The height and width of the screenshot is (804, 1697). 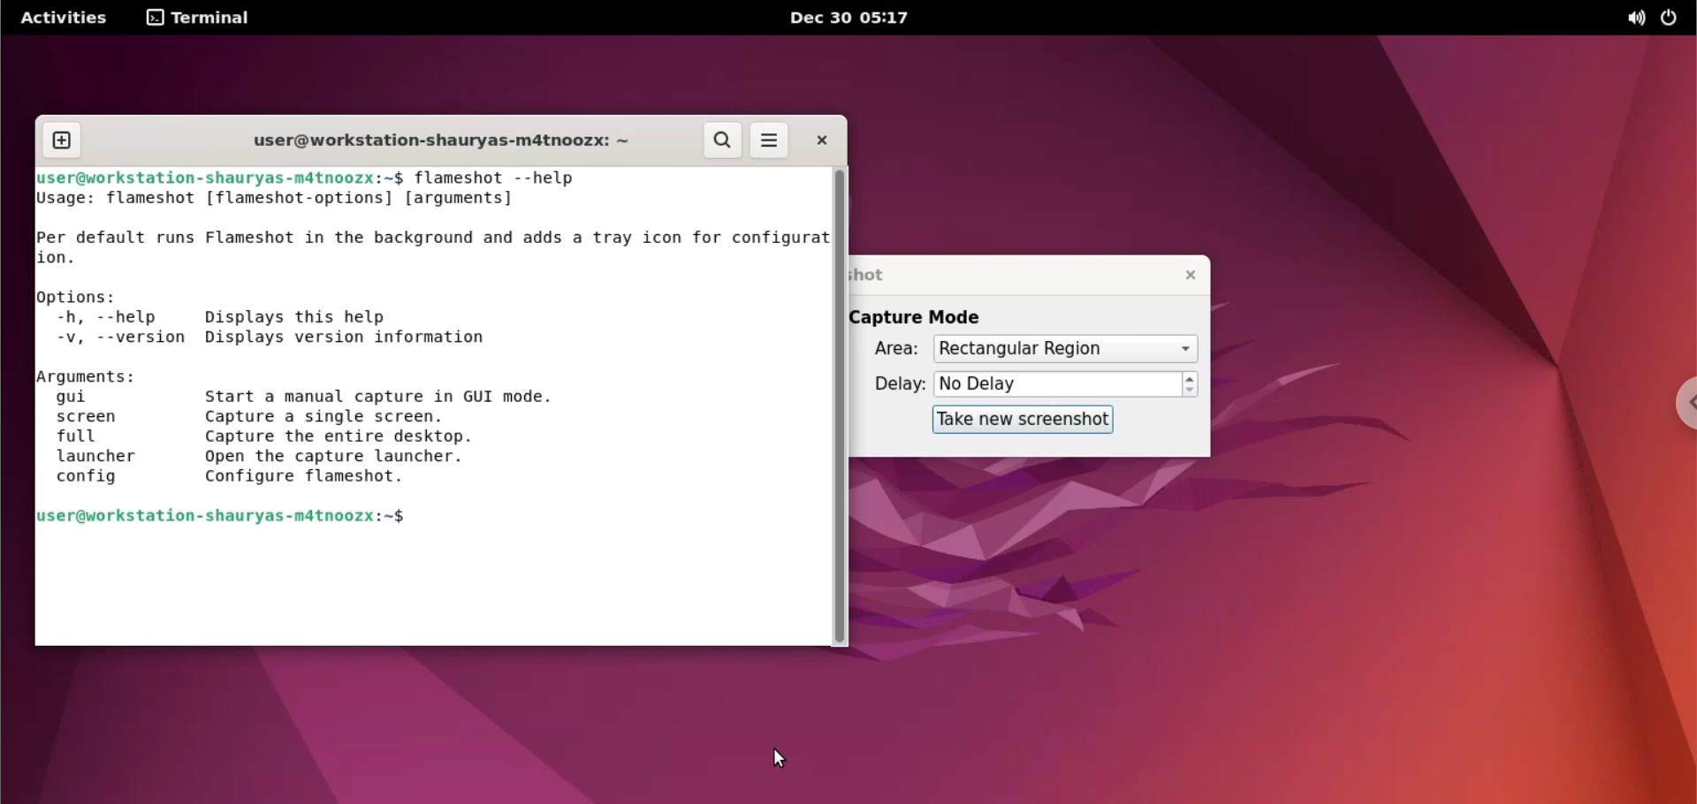 I want to click on capture the entire desktop, so click(x=388, y=437).